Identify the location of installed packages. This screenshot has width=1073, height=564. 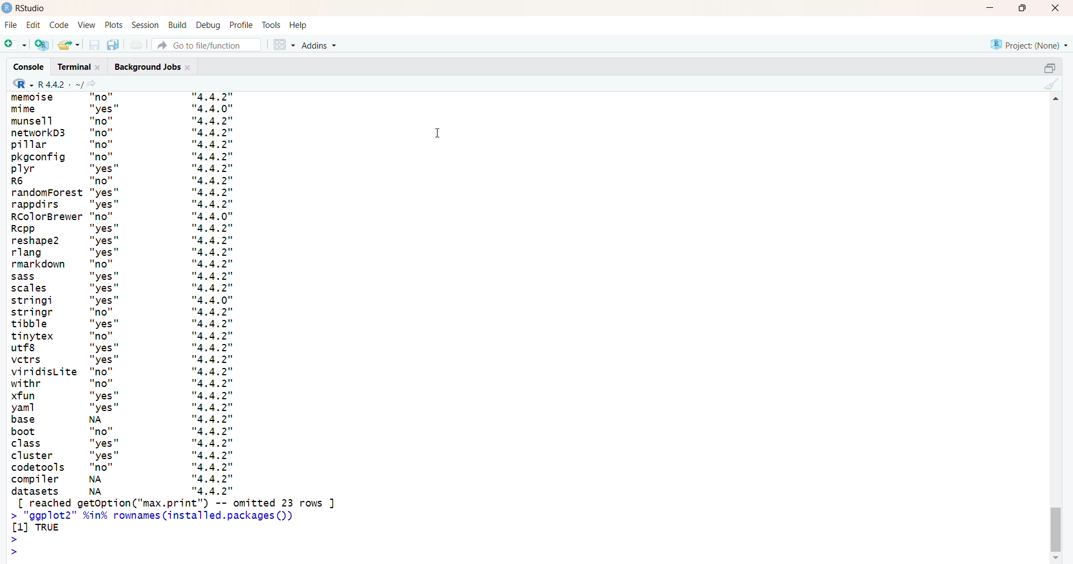
(174, 328).